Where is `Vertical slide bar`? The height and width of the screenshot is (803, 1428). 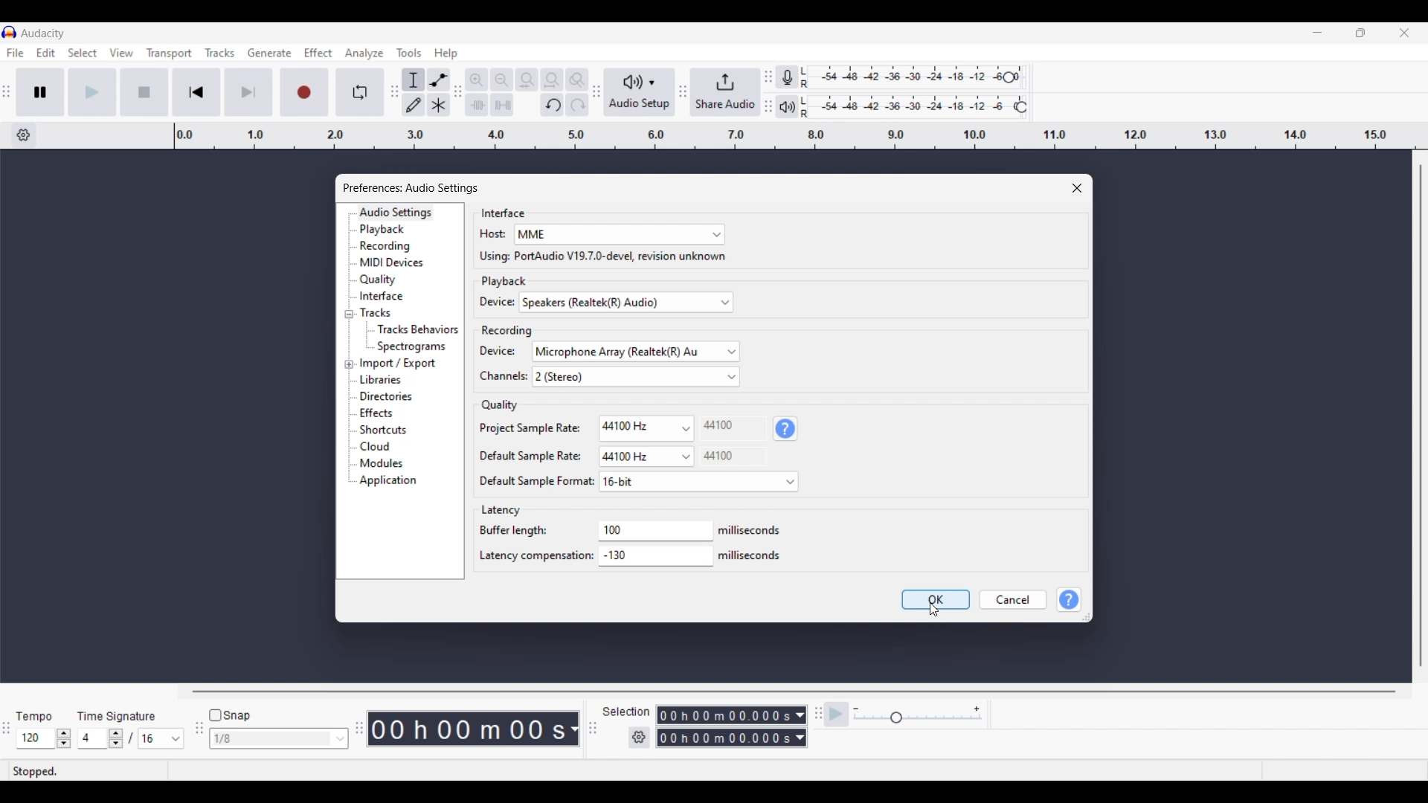
Vertical slide bar is located at coordinates (1420, 416).